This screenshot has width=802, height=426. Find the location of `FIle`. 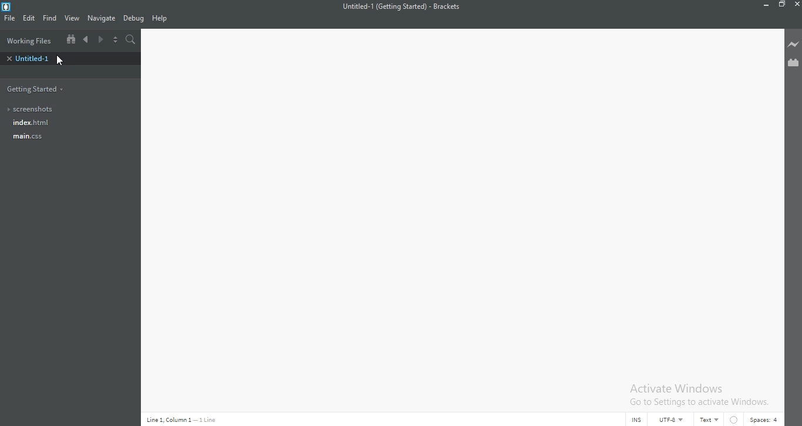

FIle is located at coordinates (8, 18).